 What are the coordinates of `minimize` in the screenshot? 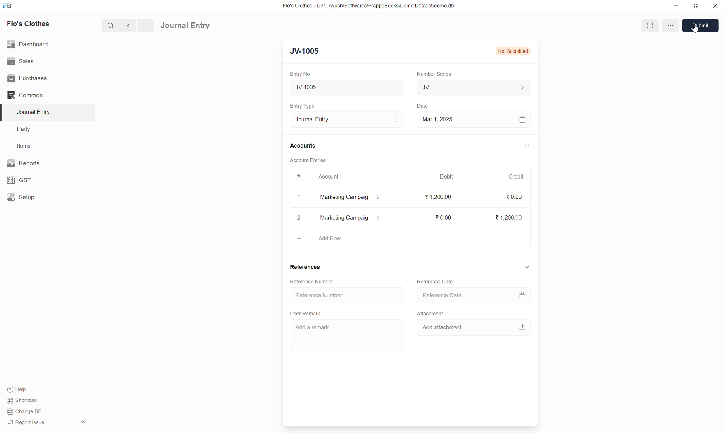 It's located at (676, 6).